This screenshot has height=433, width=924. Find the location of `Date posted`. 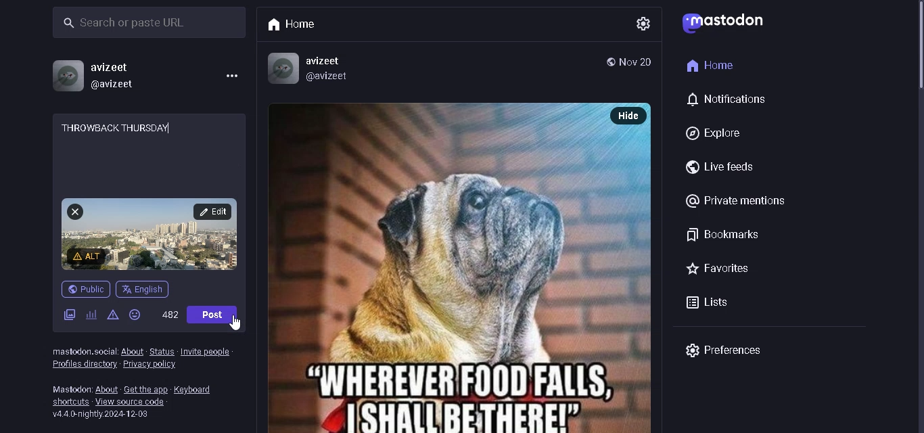

Date posted is located at coordinates (634, 62).